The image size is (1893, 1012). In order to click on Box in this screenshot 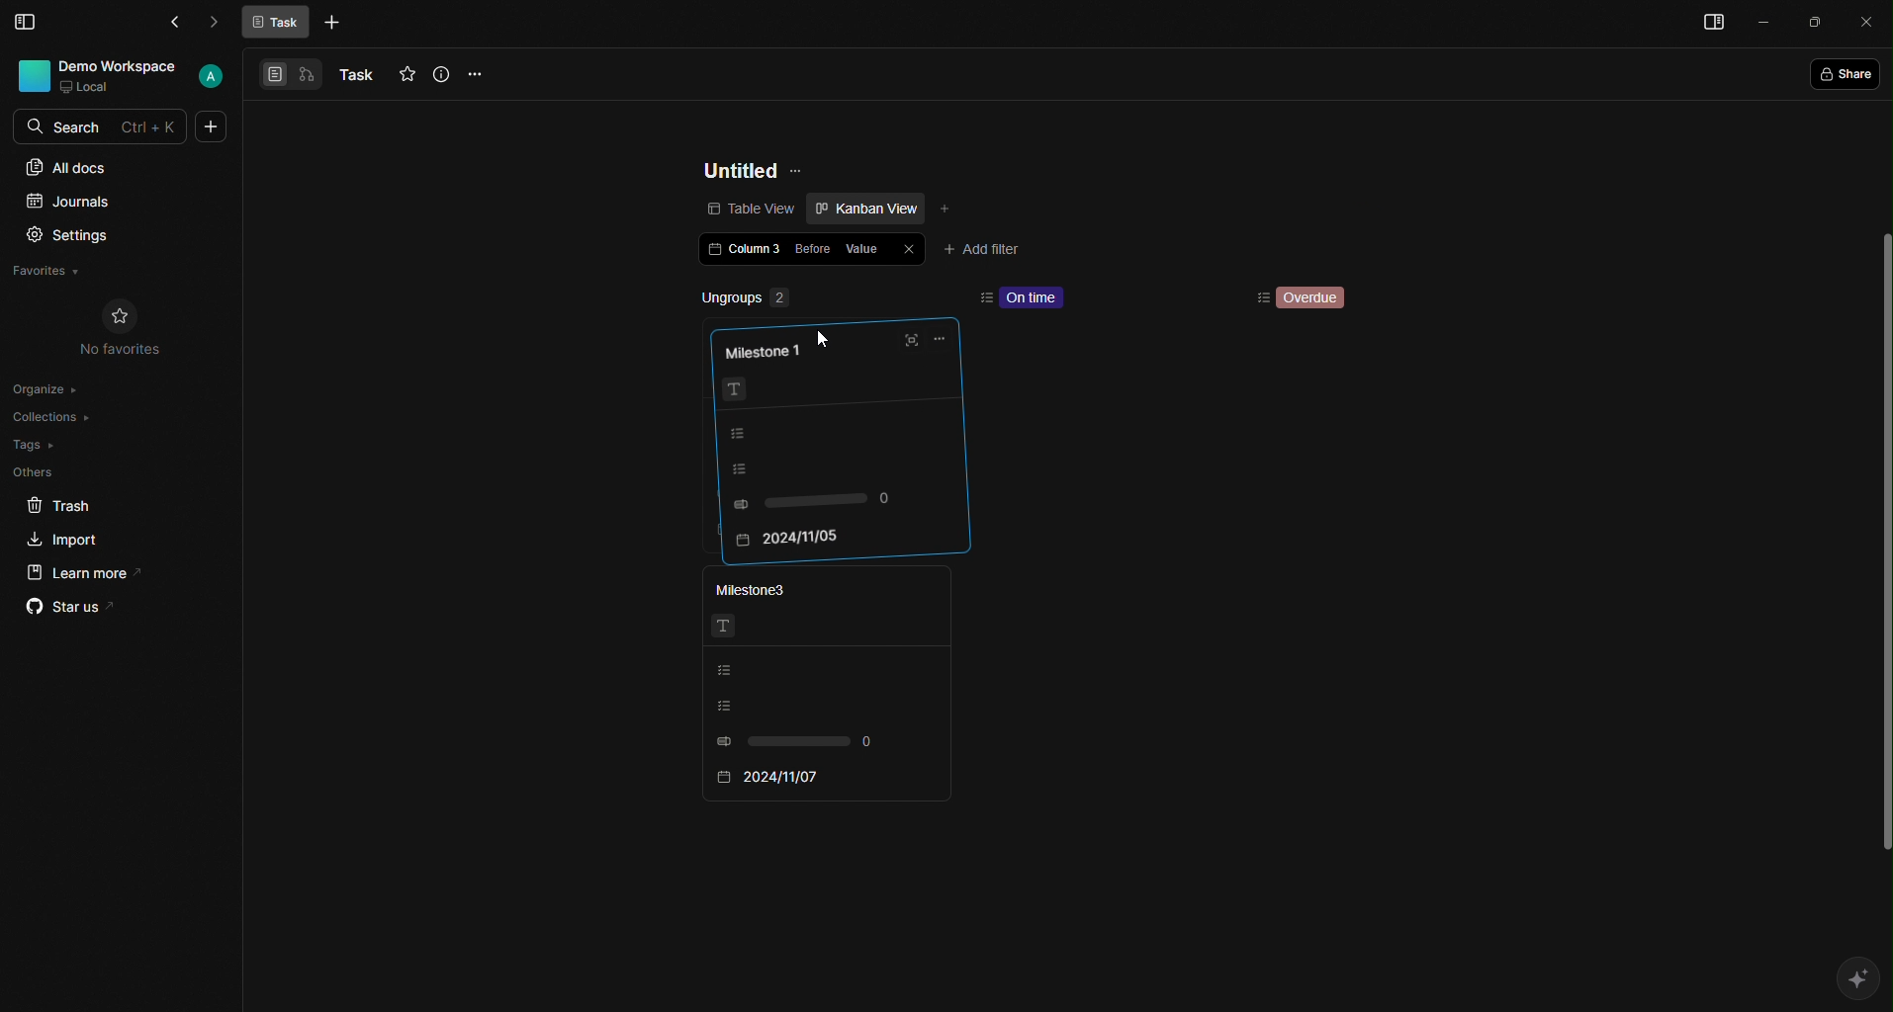, I will do `click(1816, 22)`.